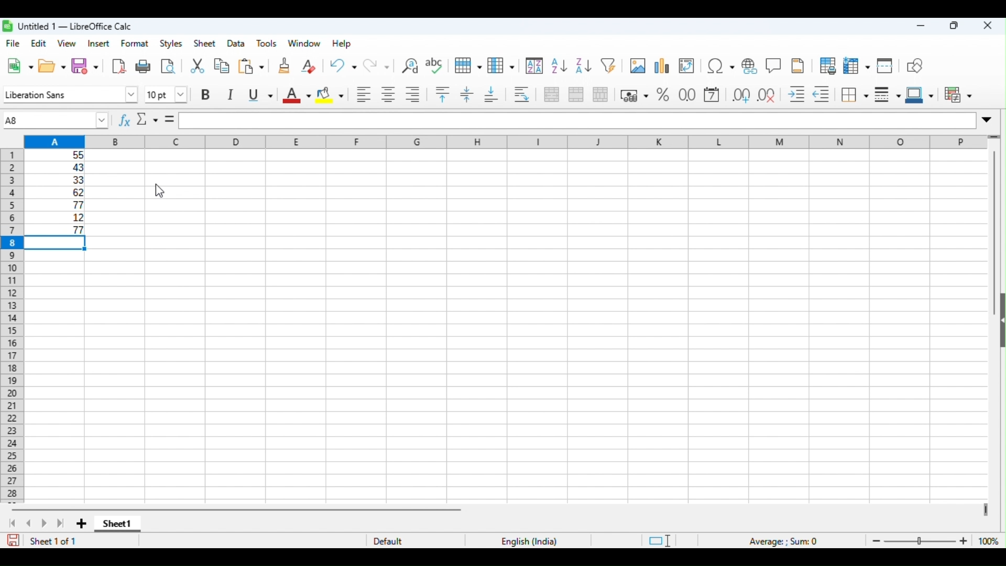  Describe the element at coordinates (824, 94) in the screenshot. I see `decrease indent` at that location.